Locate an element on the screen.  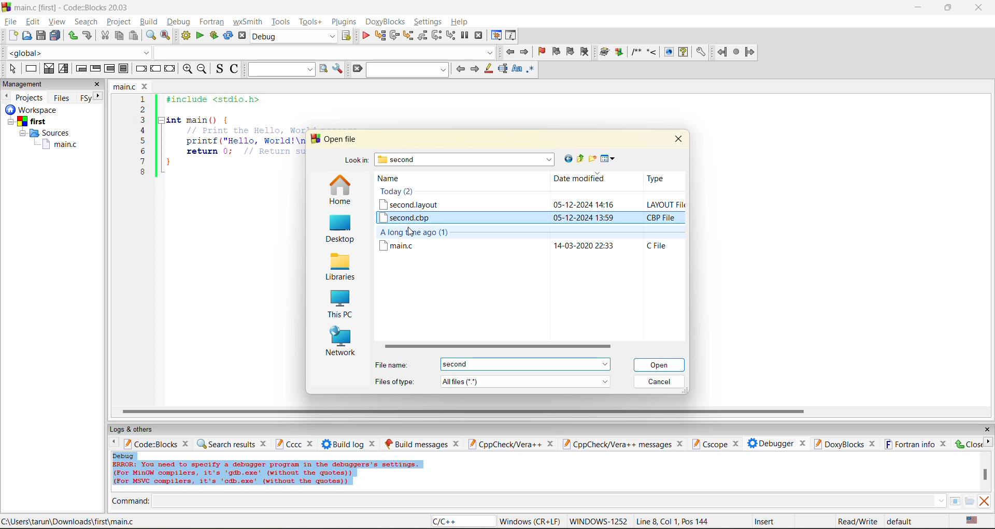
find is located at coordinates (150, 35).